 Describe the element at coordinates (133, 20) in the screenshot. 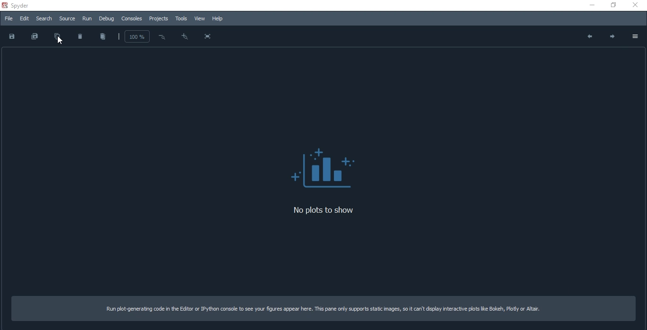

I see `Consoles` at that location.